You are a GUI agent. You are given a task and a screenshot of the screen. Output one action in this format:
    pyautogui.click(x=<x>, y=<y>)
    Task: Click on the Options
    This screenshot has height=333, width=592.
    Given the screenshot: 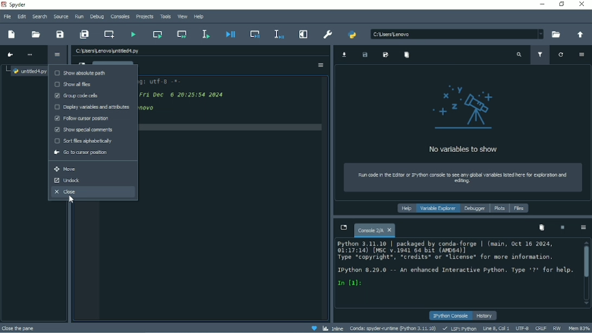 What is the action you would take?
    pyautogui.click(x=581, y=54)
    